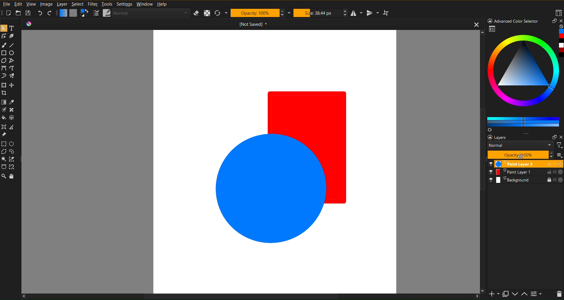 The width and height of the screenshot is (564, 300). Describe the element at coordinates (525, 79) in the screenshot. I see `Advanced Color Selector` at that location.